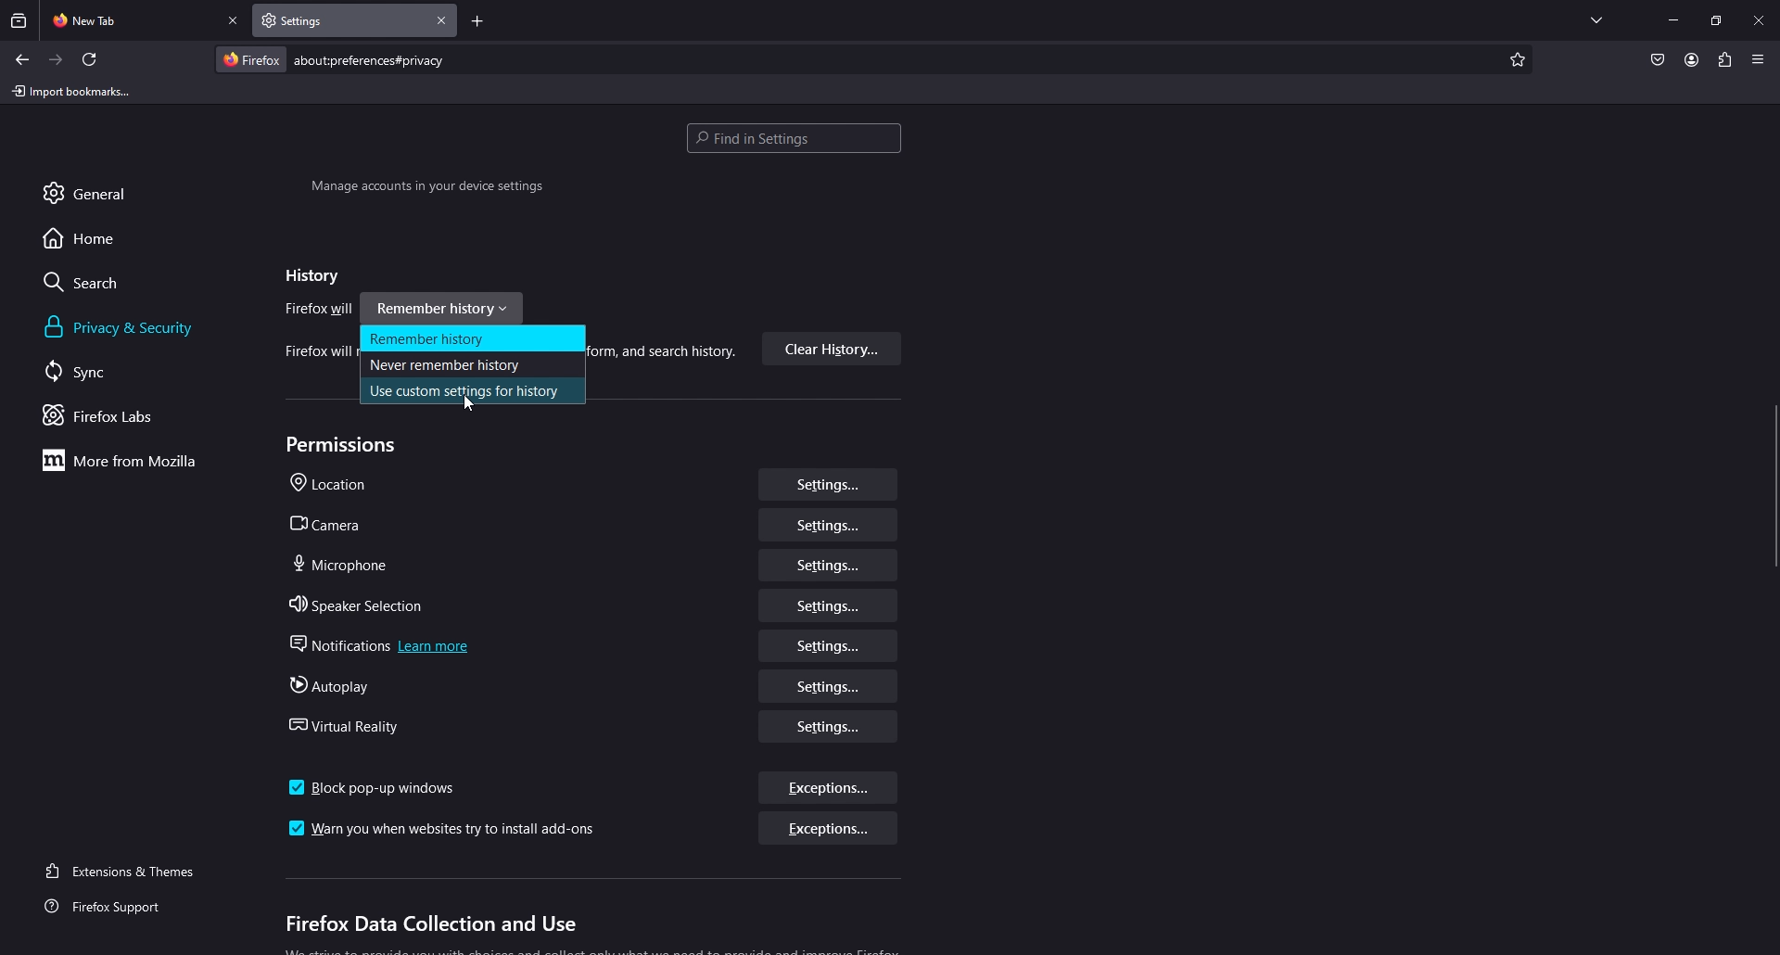  Describe the element at coordinates (830, 605) in the screenshot. I see `settings` at that location.